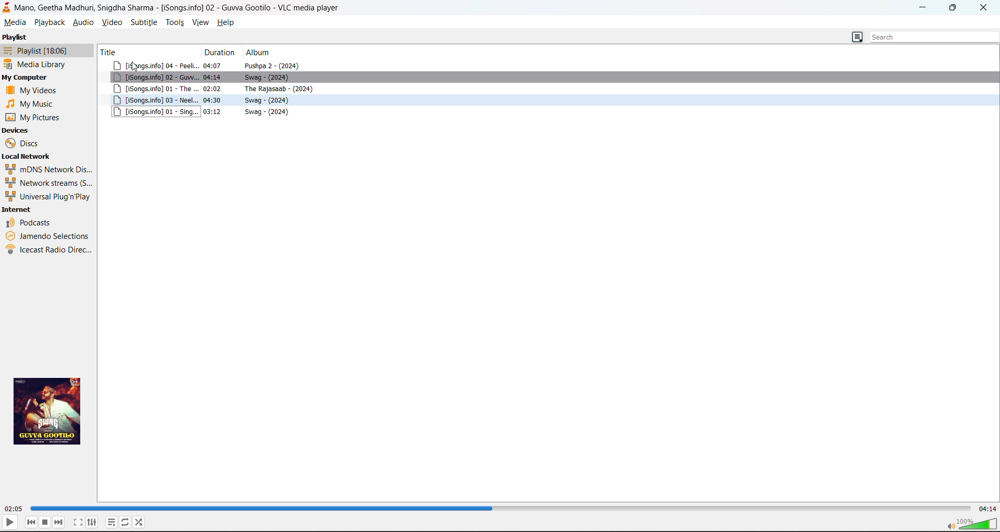  I want to click on volume, so click(971, 523).